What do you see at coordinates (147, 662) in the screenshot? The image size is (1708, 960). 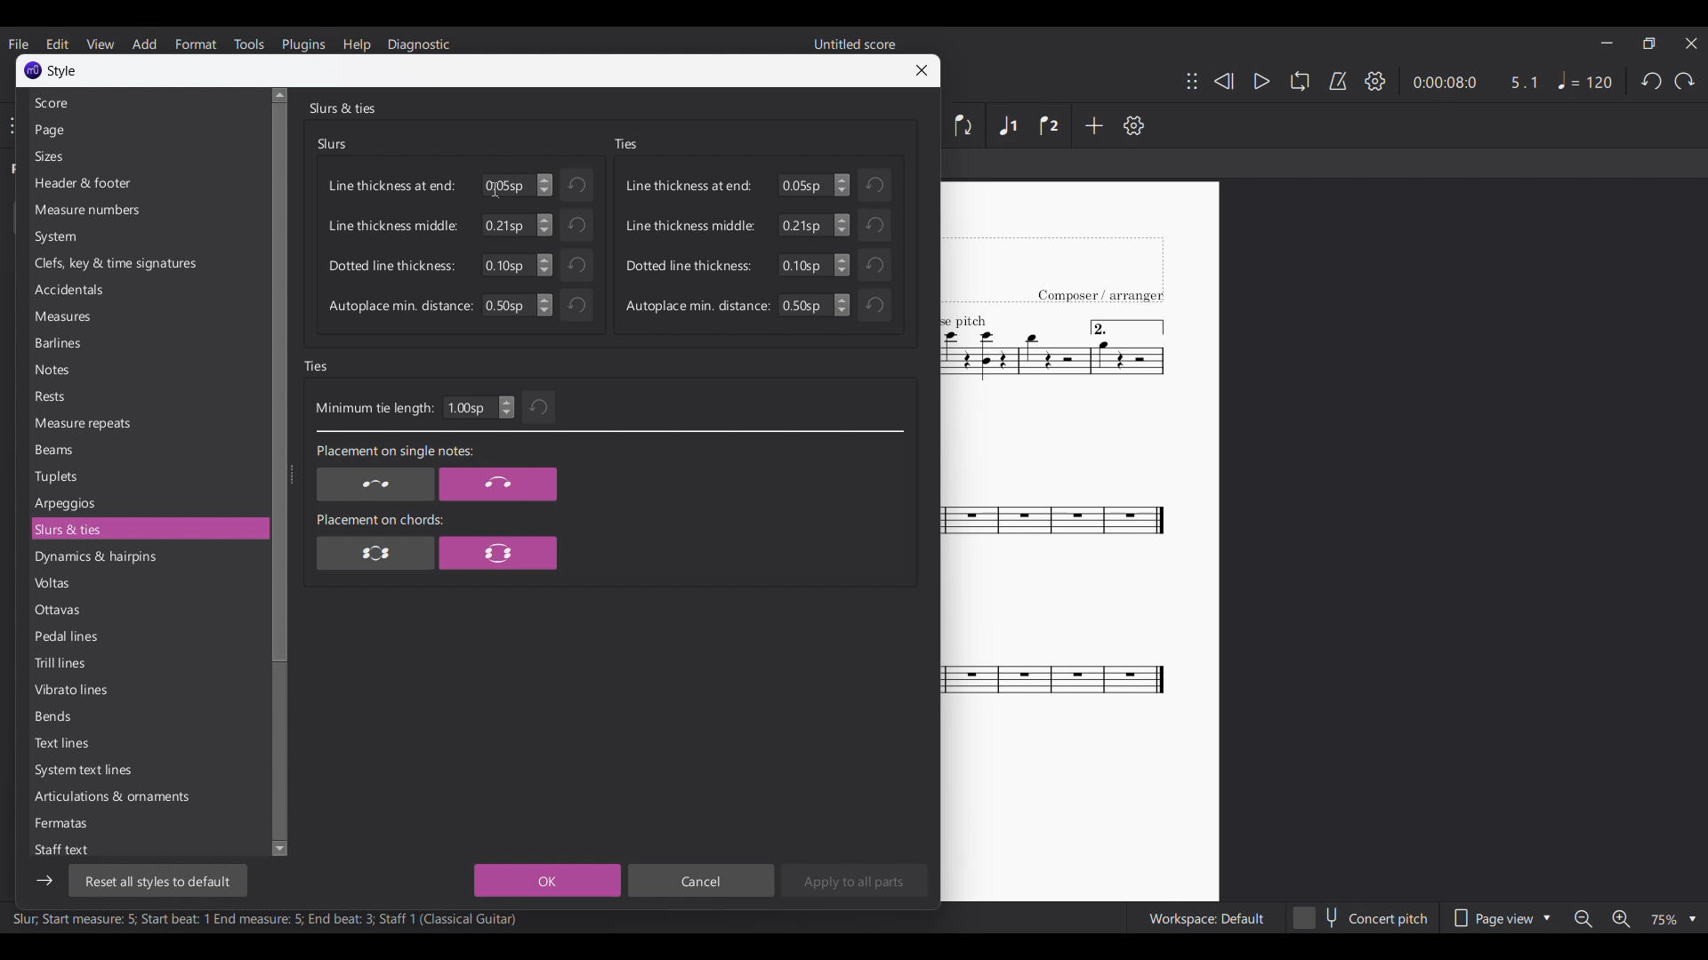 I see `Trill lines` at bounding box center [147, 662].